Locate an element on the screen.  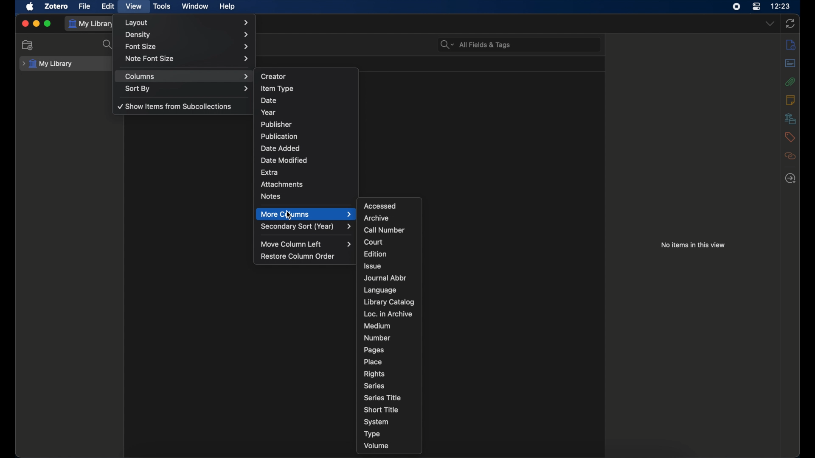
help is located at coordinates (228, 6).